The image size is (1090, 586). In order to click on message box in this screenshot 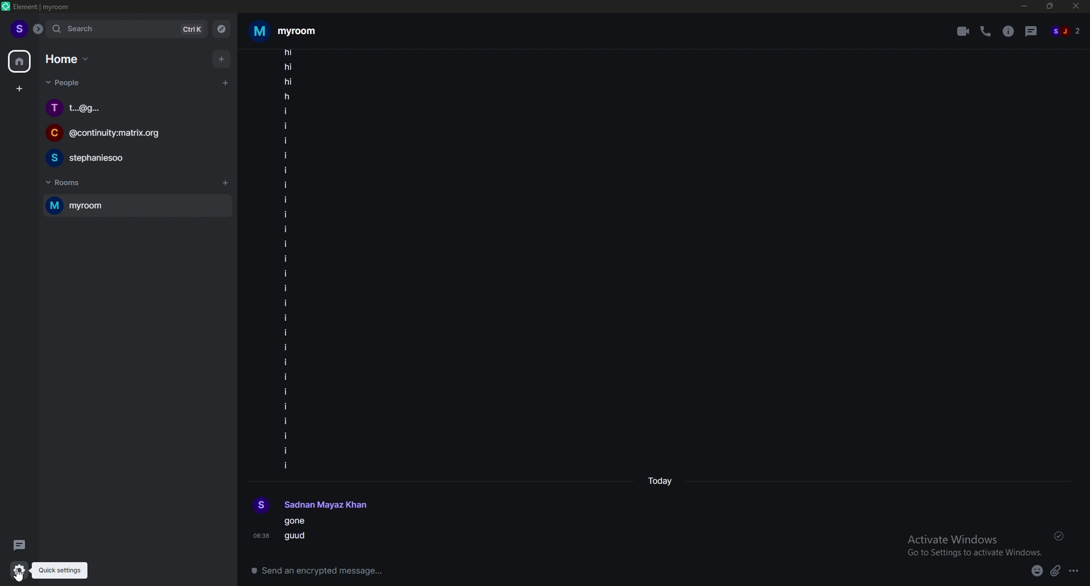, I will do `click(621, 574)`.